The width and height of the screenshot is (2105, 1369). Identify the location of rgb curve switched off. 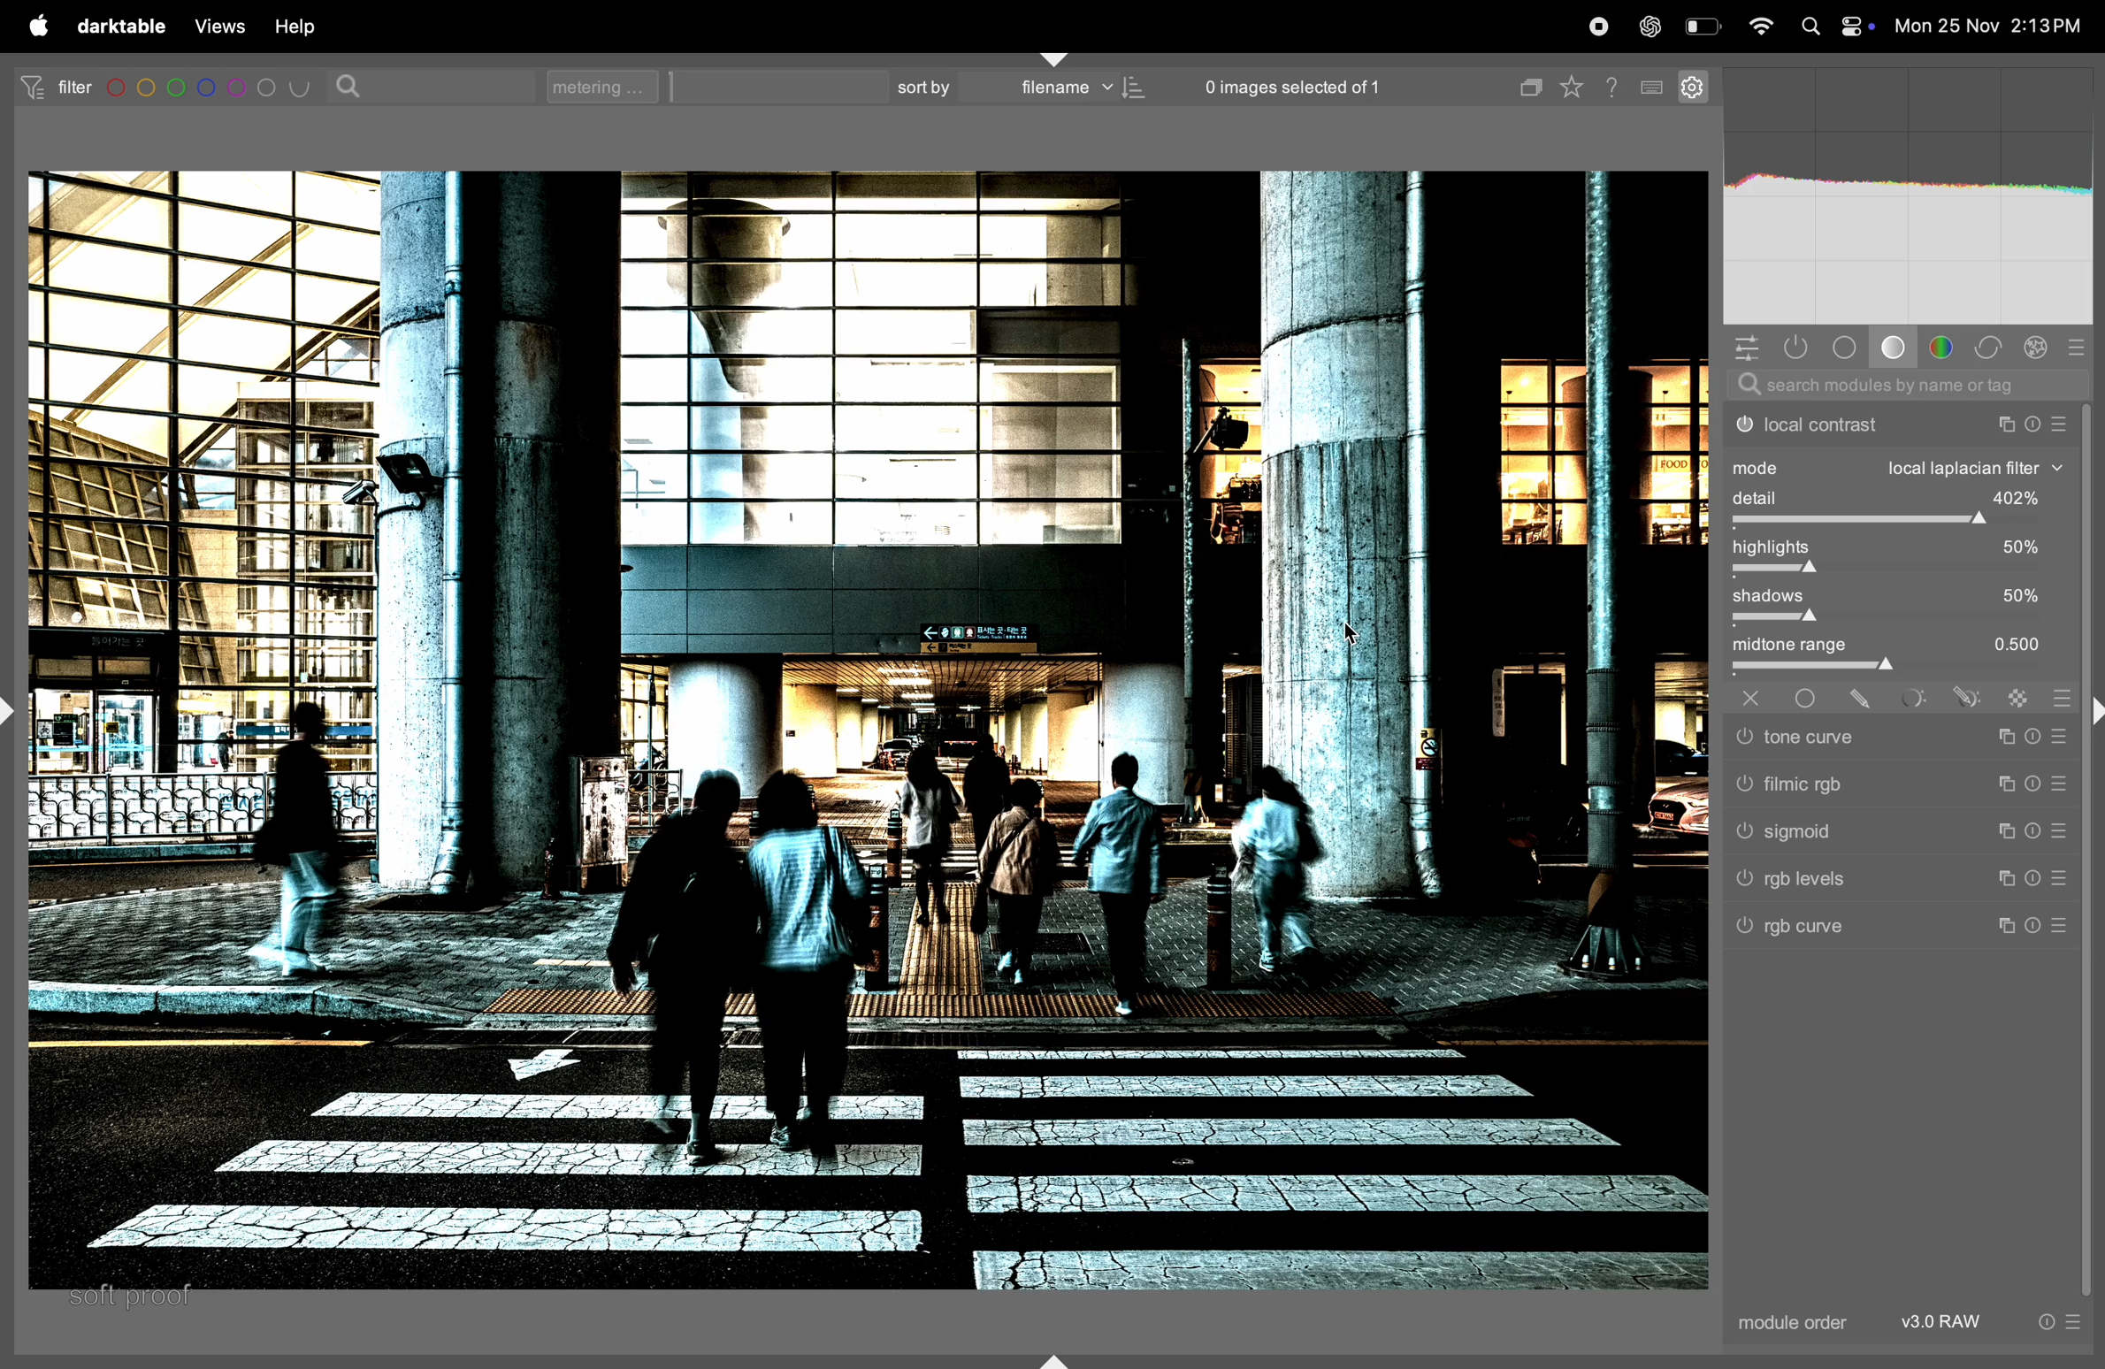
(1747, 929).